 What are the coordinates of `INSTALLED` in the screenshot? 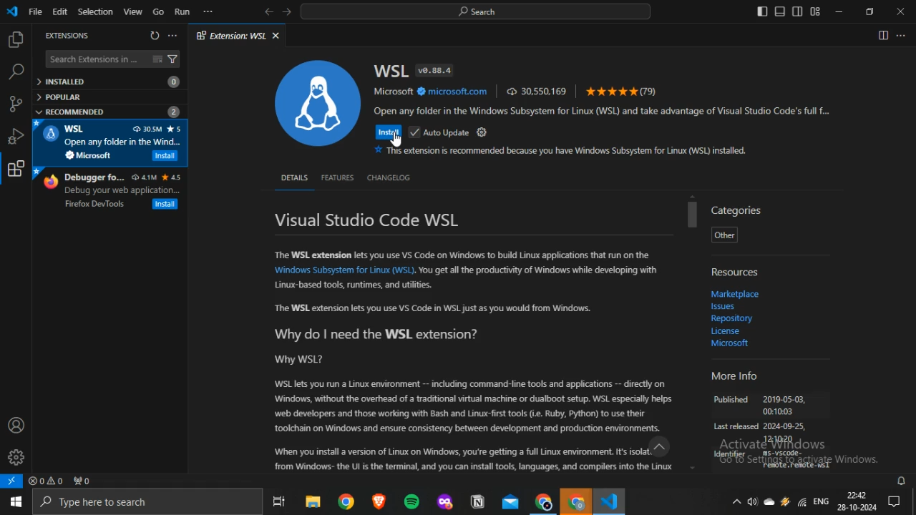 It's located at (108, 82).